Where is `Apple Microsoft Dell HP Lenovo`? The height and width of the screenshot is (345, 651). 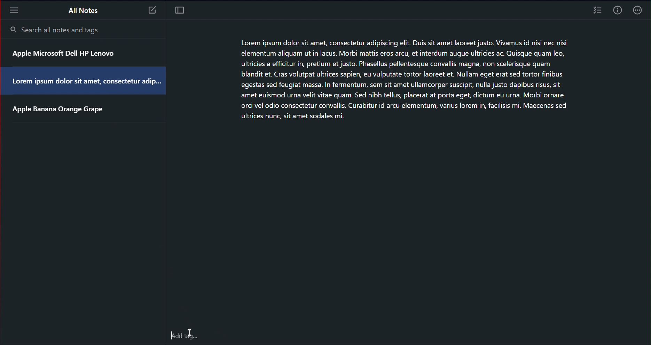
Apple Microsoft Dell HP Lenovo is located at coordinates (85, 55).